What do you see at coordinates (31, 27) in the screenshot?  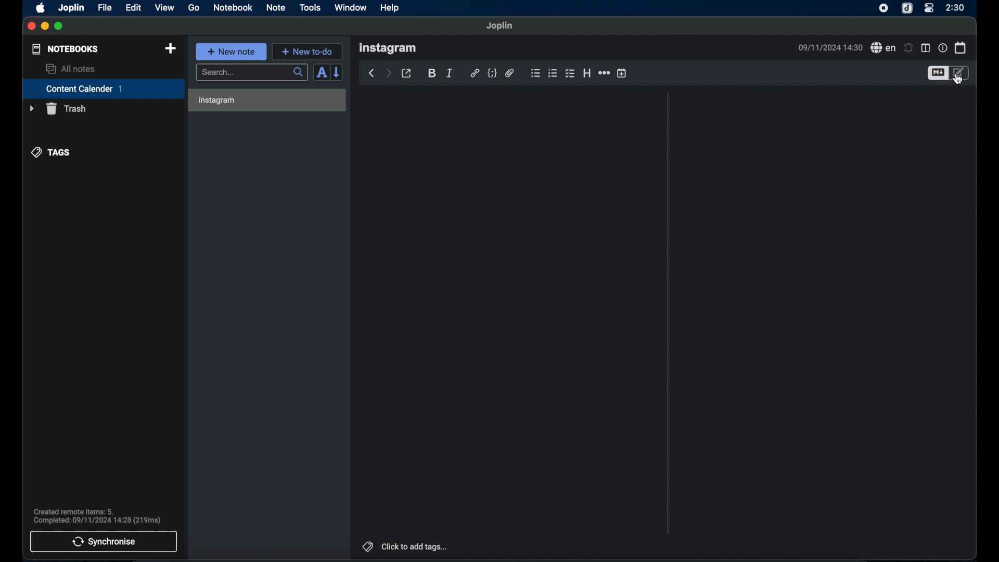 I see `close` at bounding box center [31, 27].